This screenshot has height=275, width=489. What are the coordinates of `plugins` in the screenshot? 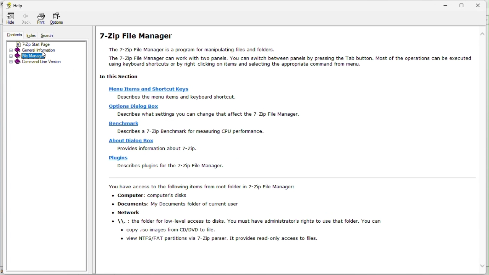 It's located at (118, 158).